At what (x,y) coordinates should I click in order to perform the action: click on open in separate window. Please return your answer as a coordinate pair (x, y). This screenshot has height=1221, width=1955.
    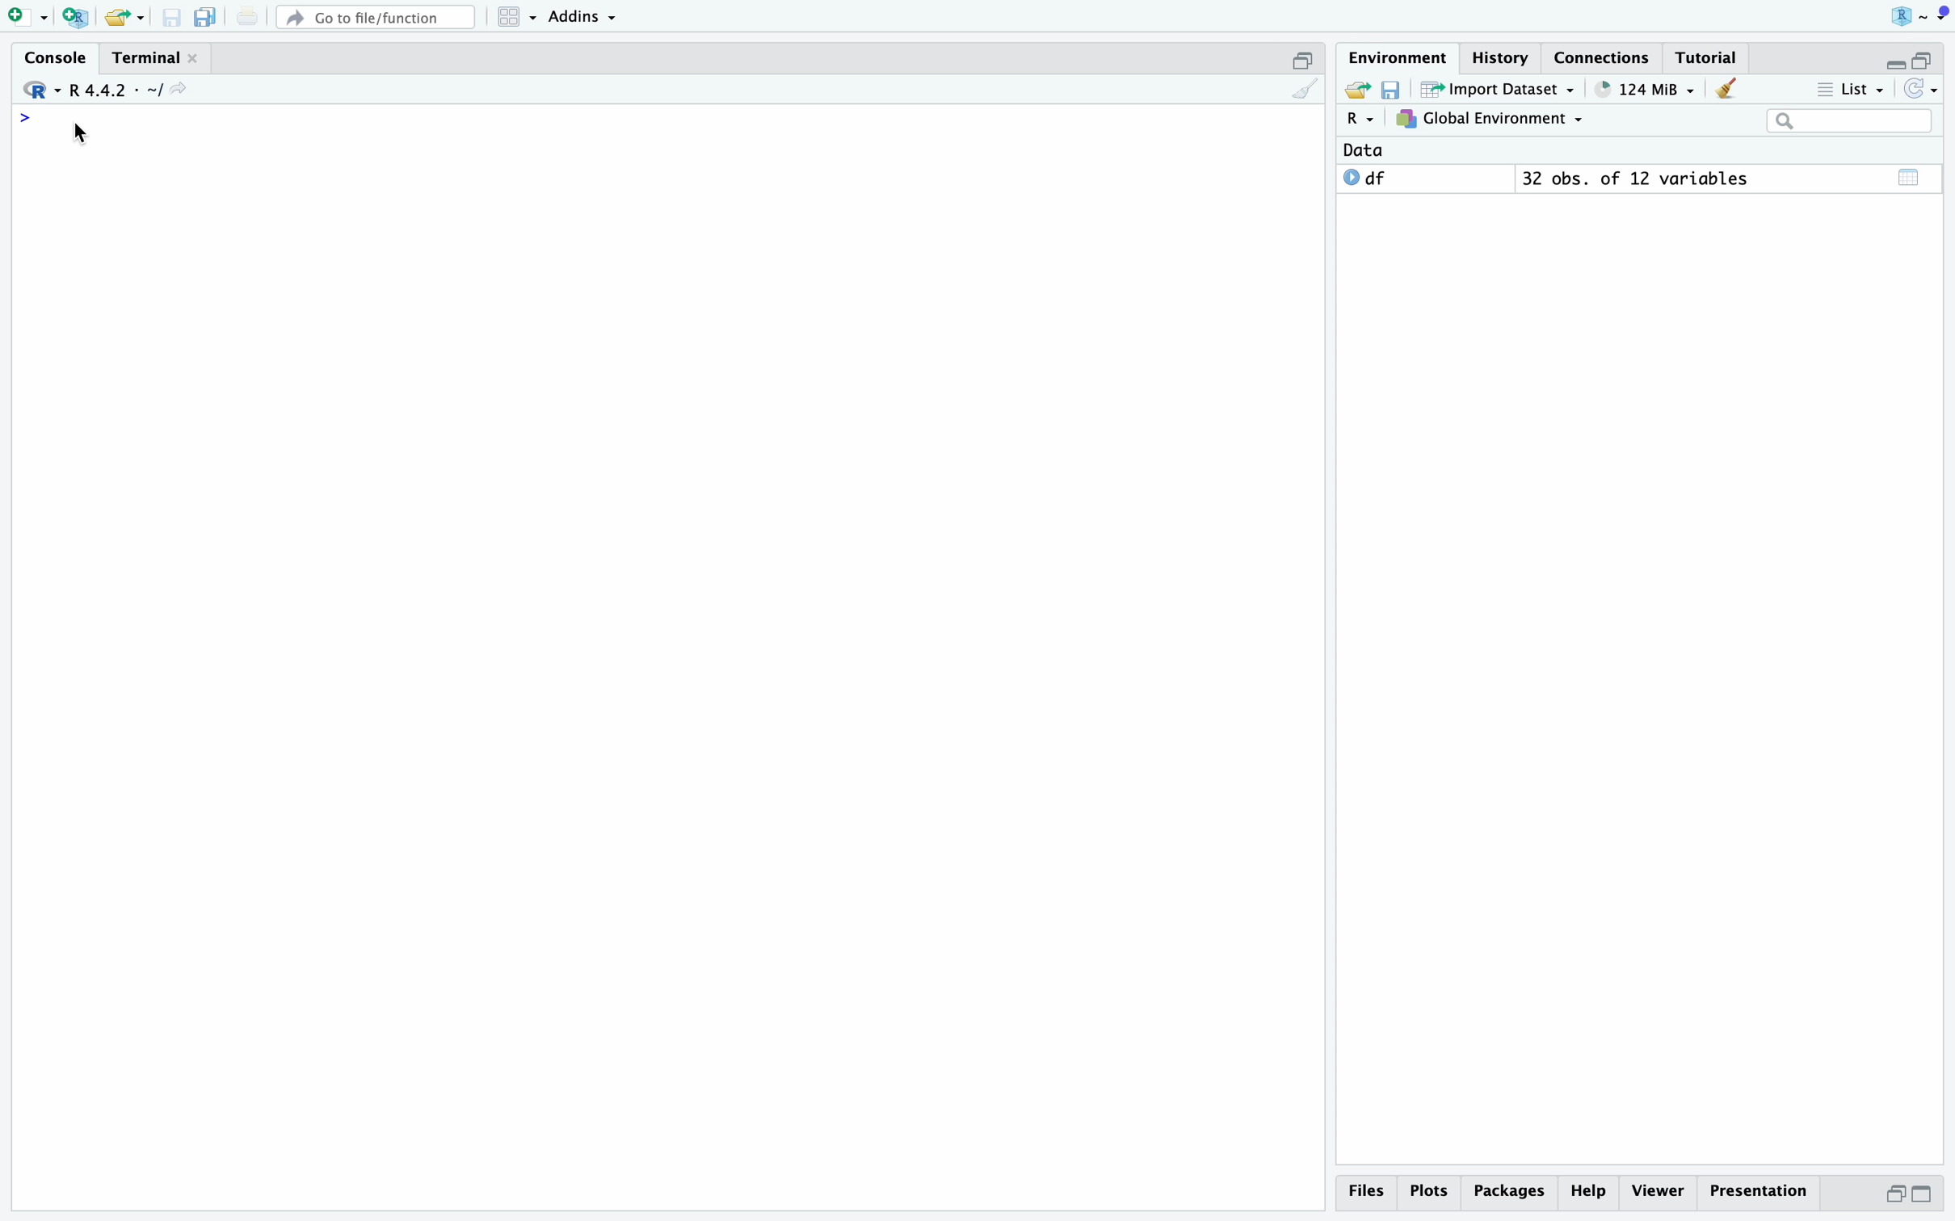
    Looking at the image, I should click on (1894, 1194).